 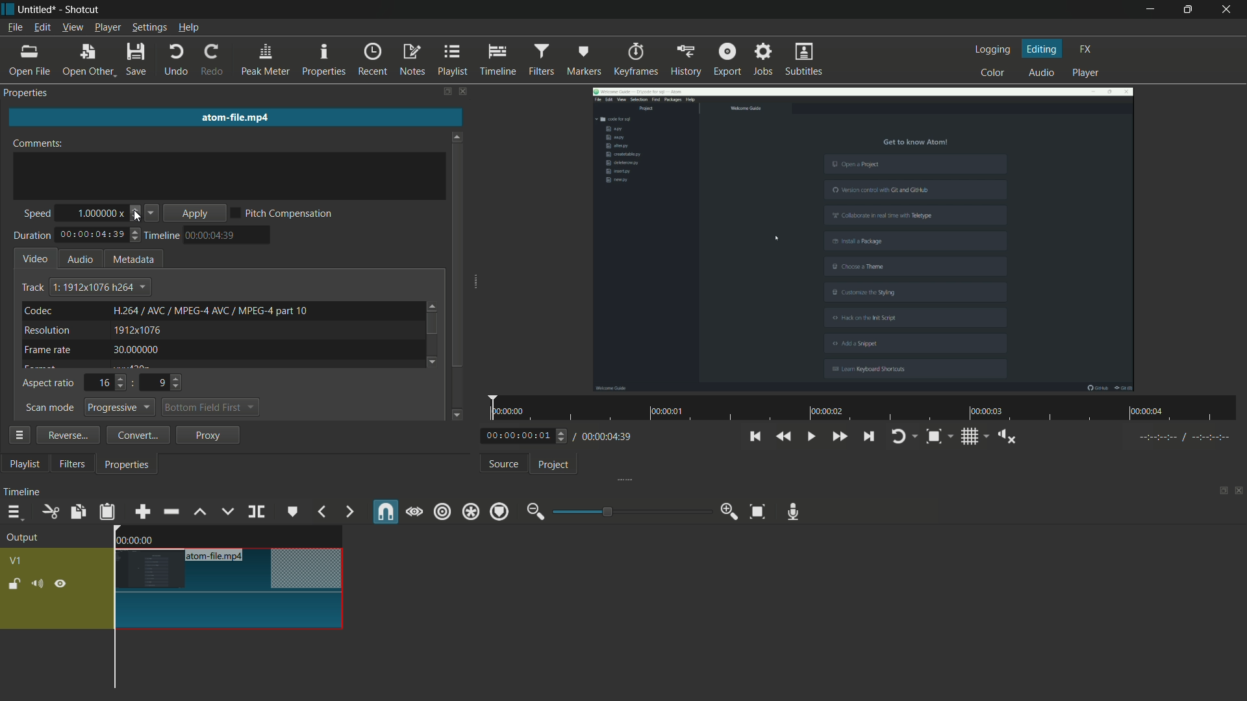 What do you see at coordinates (107, 511) in the screenshot?
I see `paste` at bounding box center [107, 511].